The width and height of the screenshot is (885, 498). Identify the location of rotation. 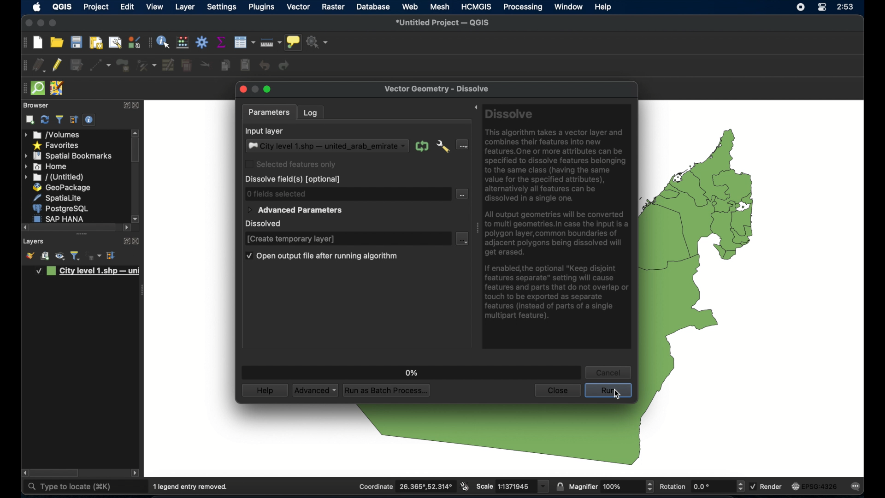
(701, 486).